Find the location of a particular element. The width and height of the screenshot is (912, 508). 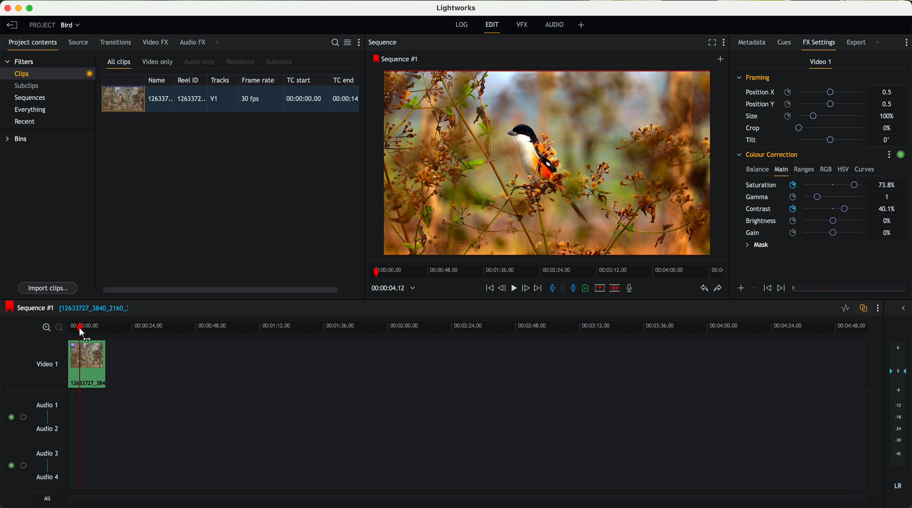

sequence #1 is located at coordinates (396, 59).